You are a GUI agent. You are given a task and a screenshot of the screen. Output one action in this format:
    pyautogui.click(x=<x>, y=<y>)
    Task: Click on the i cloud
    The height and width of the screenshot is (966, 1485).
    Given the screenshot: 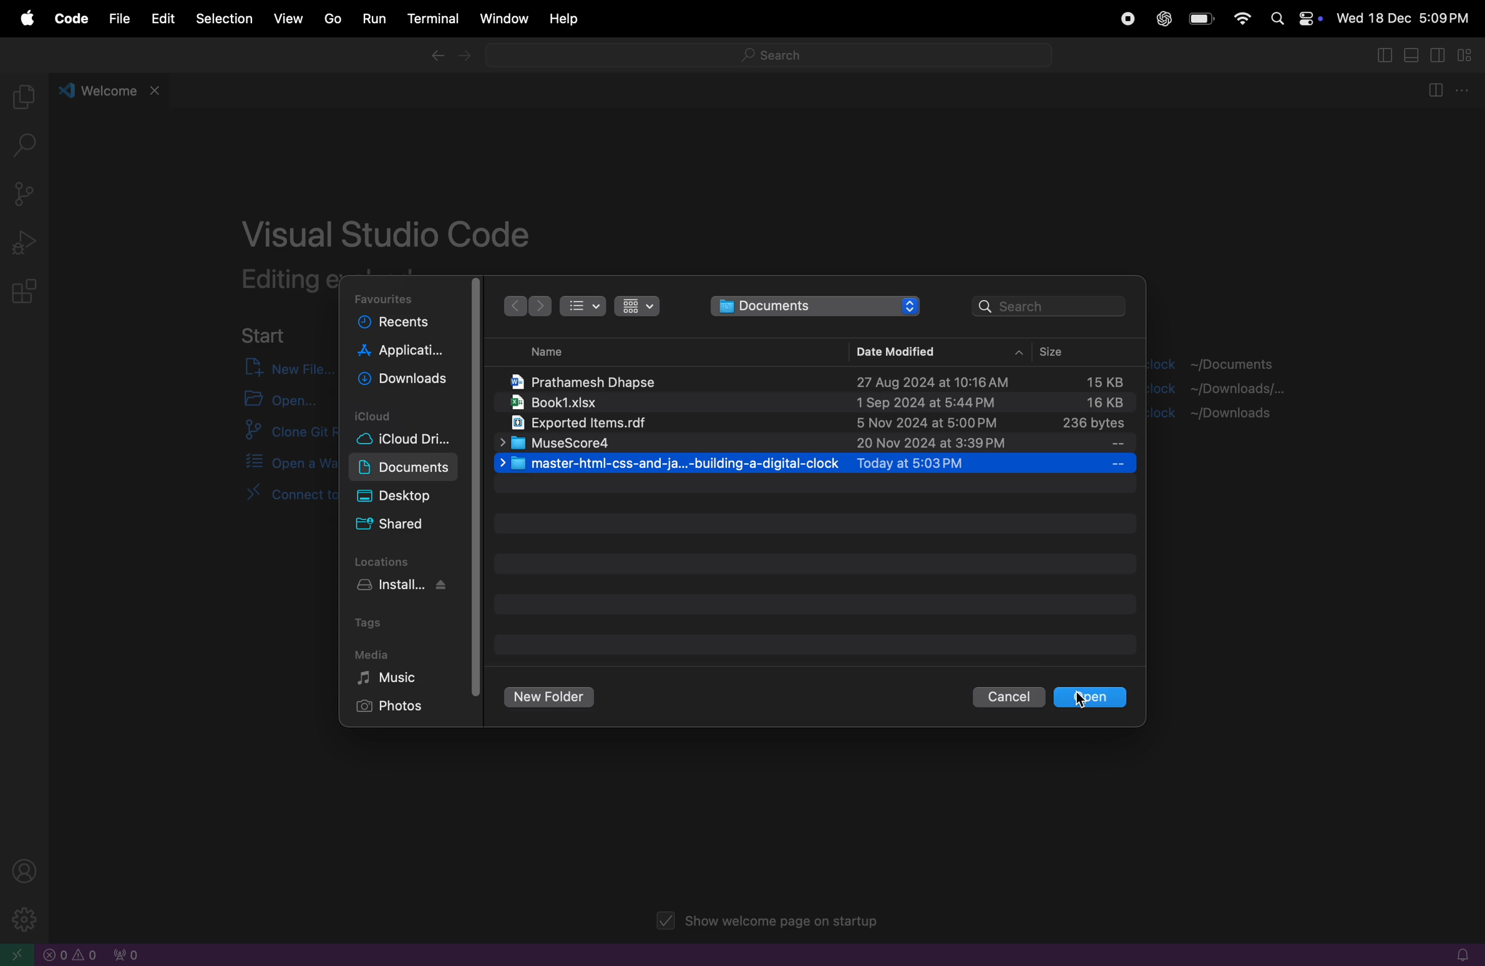 What is the action you would take?
    pyautogui.click(x=406, y=415)
    